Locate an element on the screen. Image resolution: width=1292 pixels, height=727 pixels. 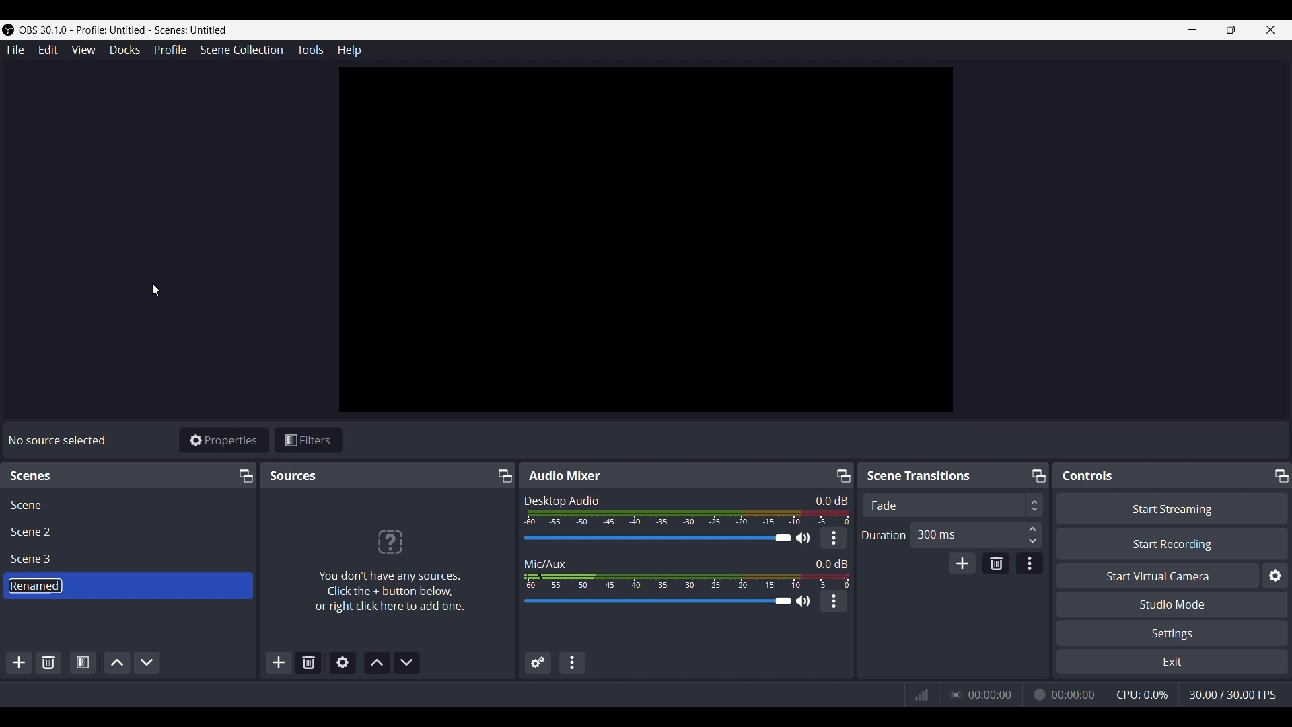
Scene 2 is located at coordinates (34, 532).